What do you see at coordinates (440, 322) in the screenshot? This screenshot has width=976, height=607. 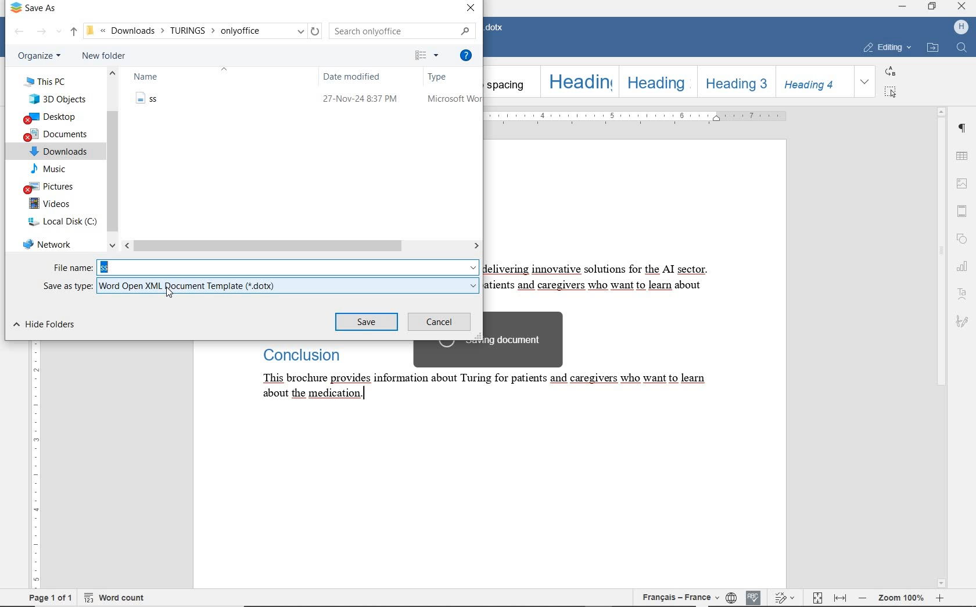 I see `CANCEL` at bounding box center [440, 322].